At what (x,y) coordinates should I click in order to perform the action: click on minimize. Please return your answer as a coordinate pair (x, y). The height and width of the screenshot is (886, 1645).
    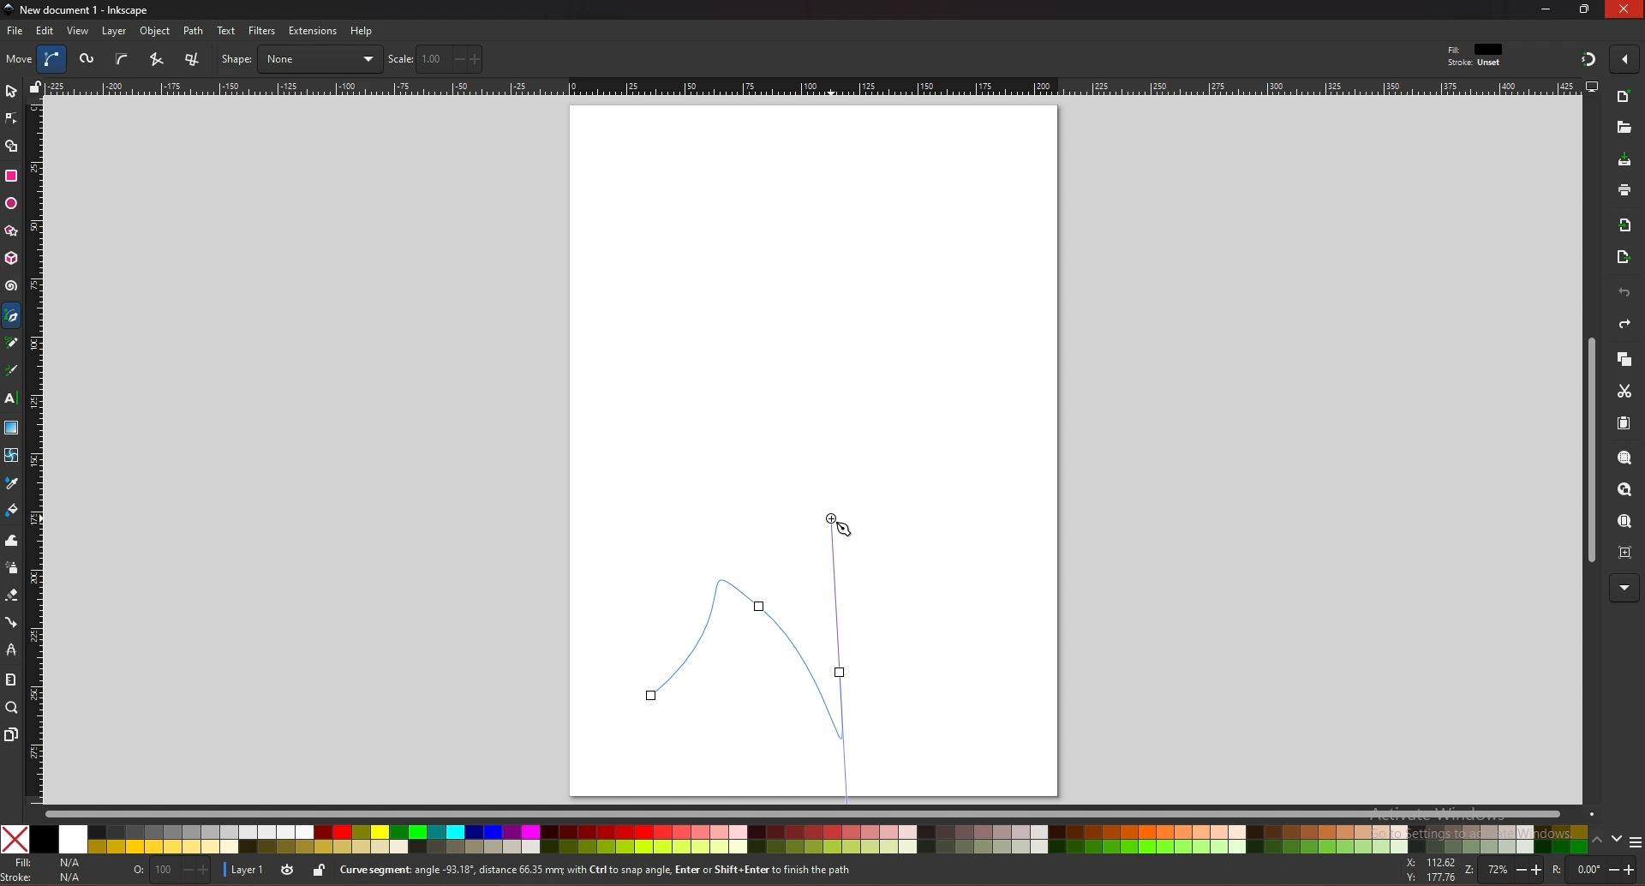
    Looking at the image, I should click on (1546, 9).